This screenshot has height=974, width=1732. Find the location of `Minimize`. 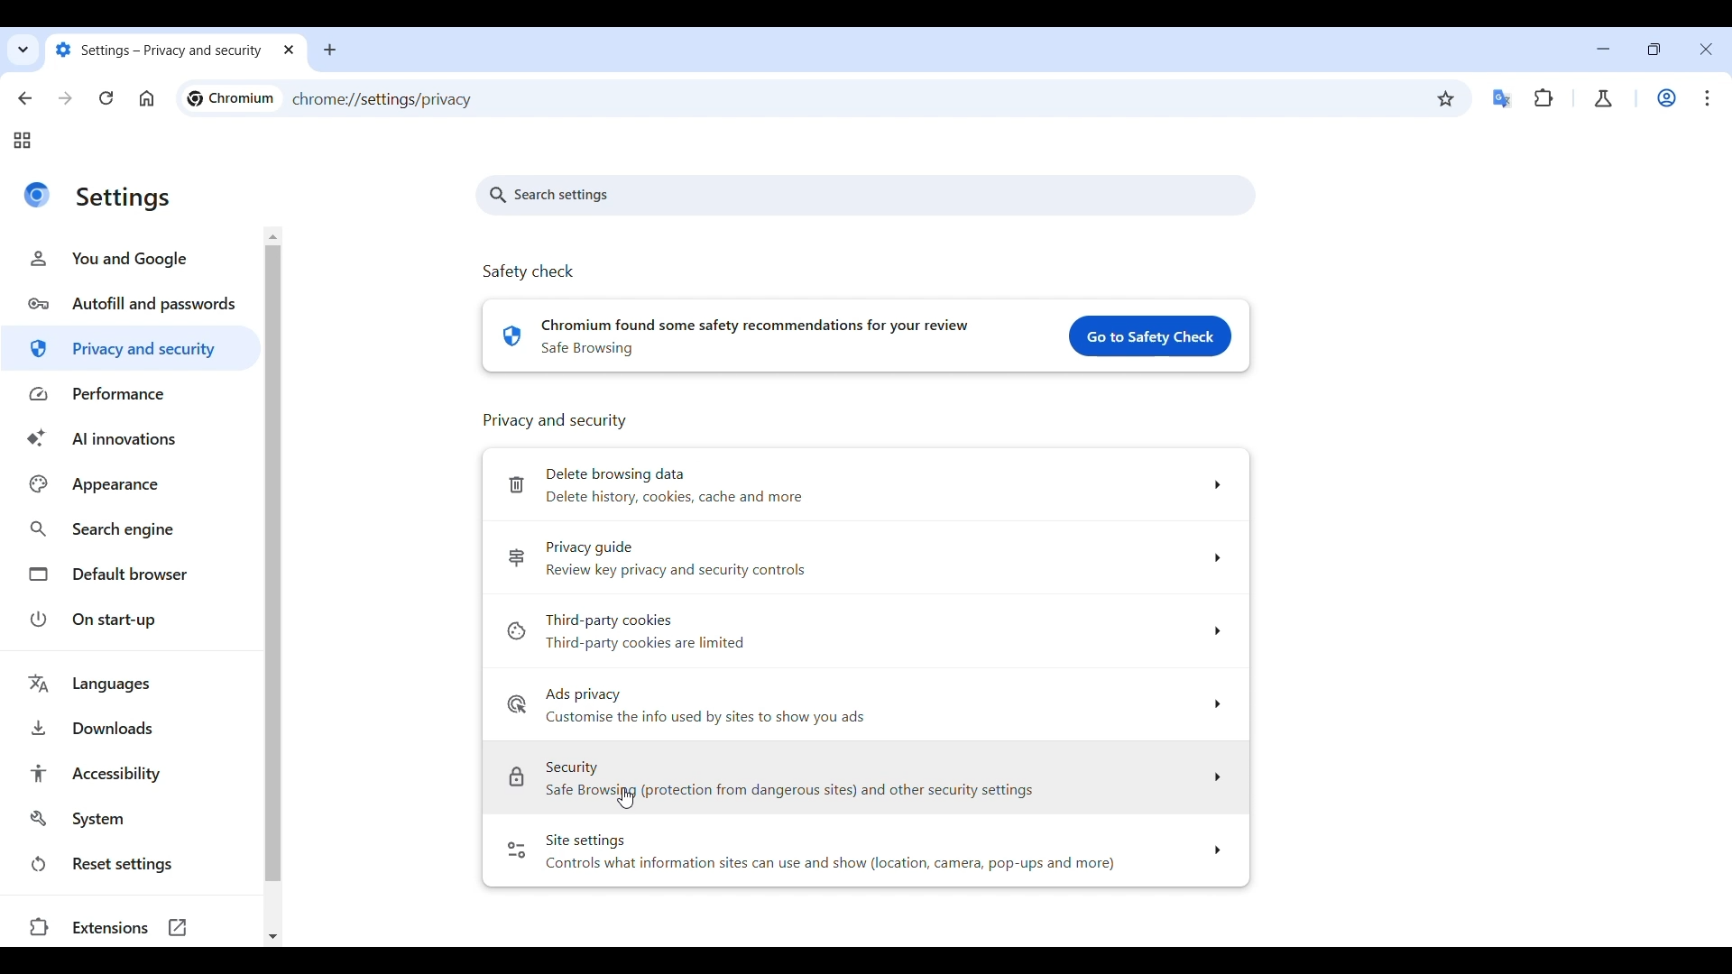

Minimize is located at coordinates (1603, 49).